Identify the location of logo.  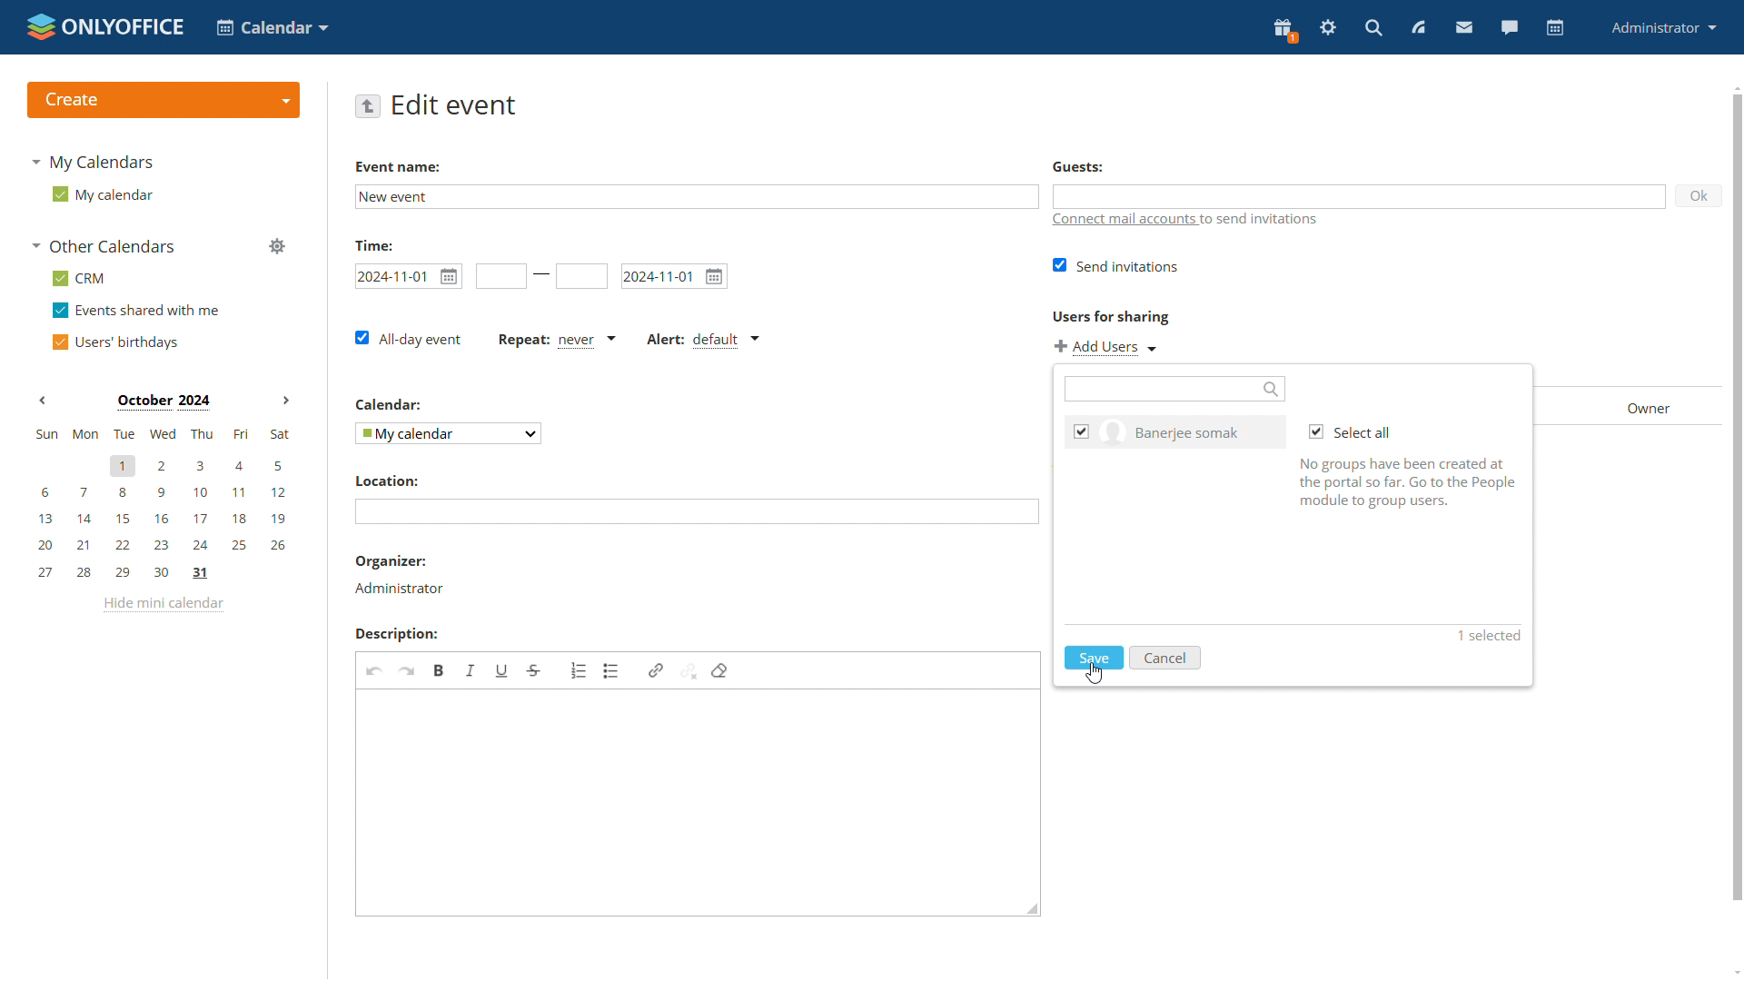
(105, 25).